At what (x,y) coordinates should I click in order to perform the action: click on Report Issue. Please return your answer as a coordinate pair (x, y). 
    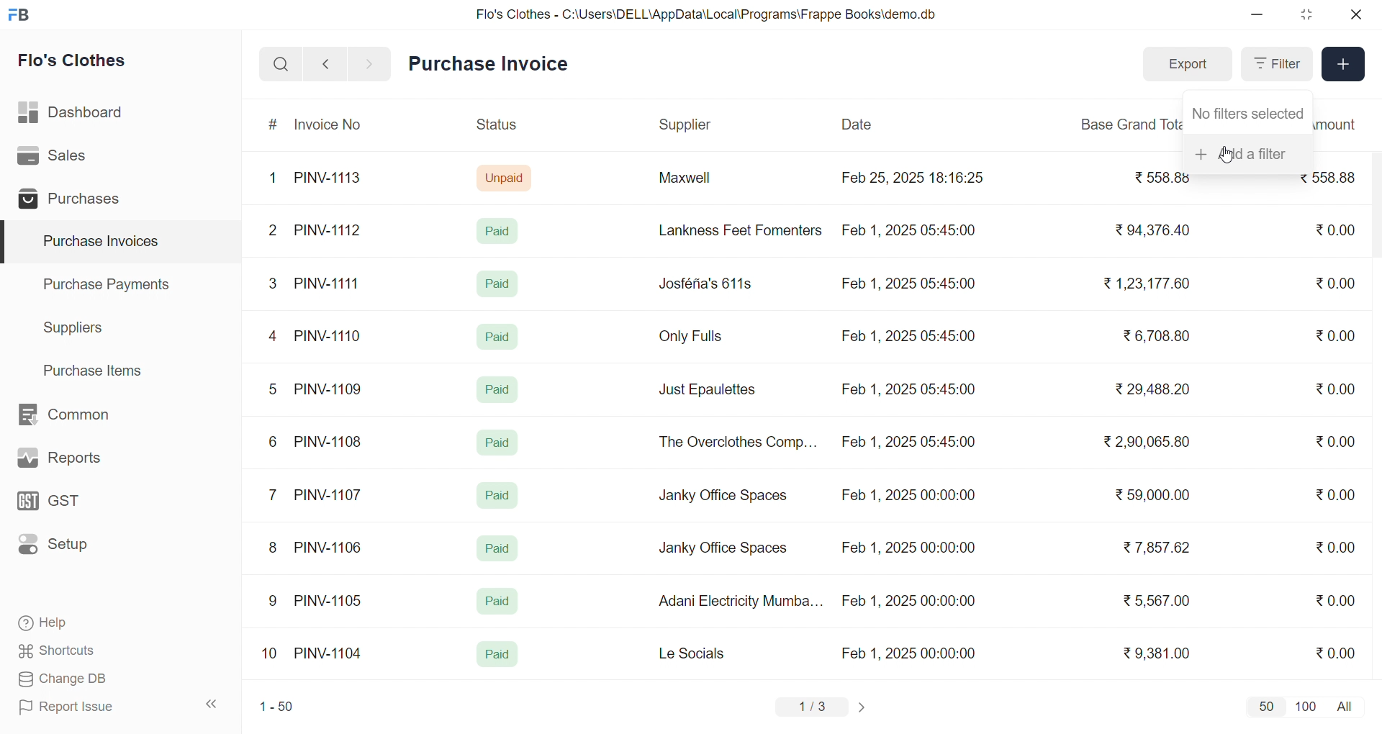
    Looking at the image, I should click on (89, 707).